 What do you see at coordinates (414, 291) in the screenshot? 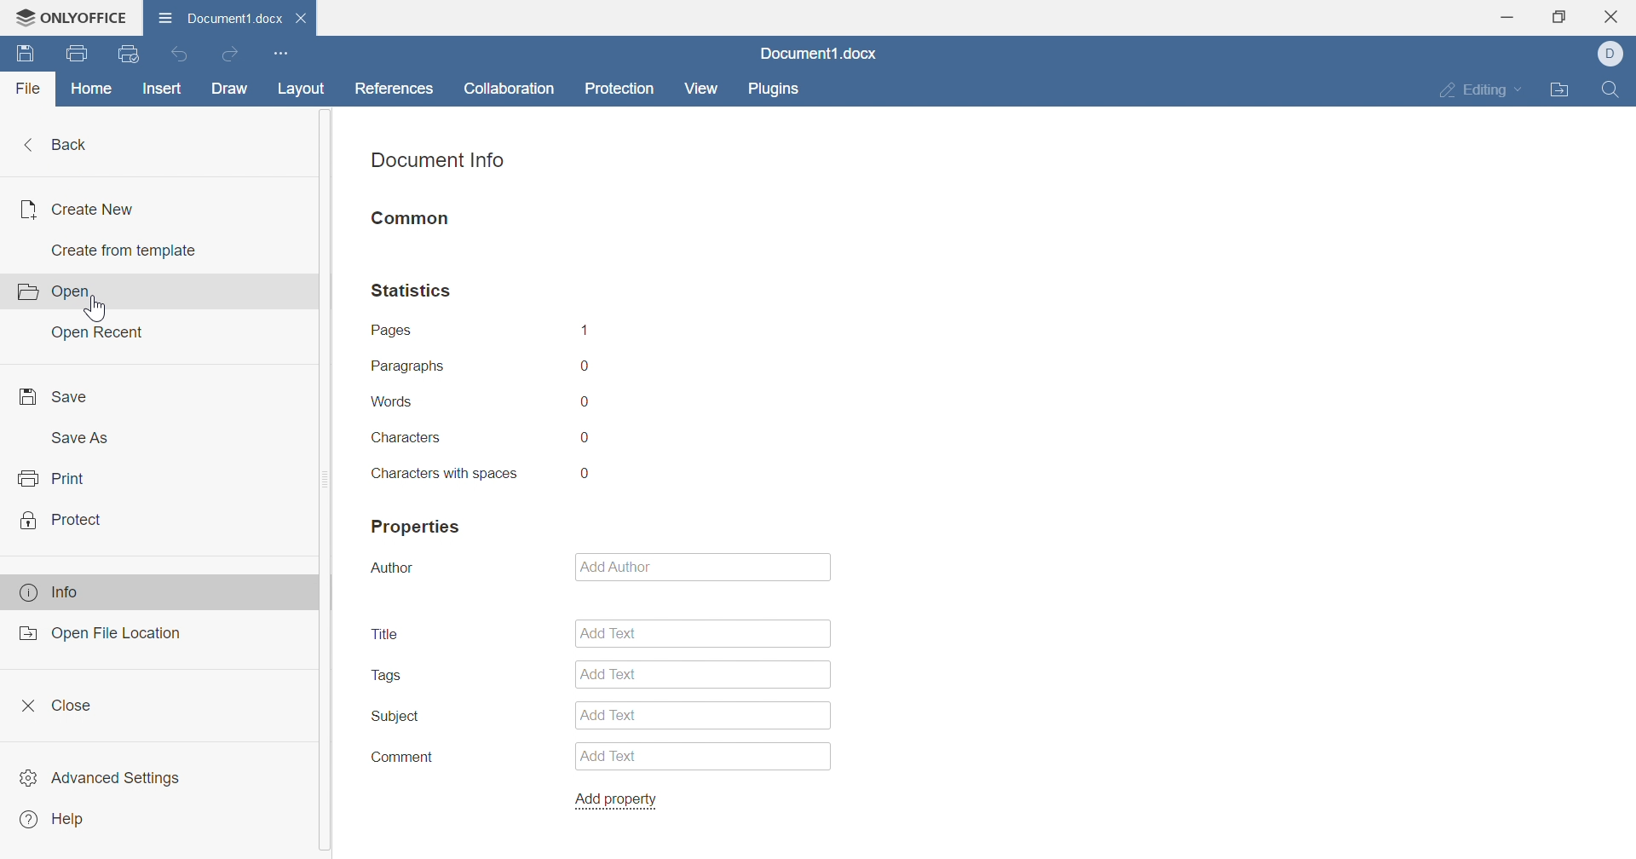
I see `statistics` at bounding box center [414, 291].